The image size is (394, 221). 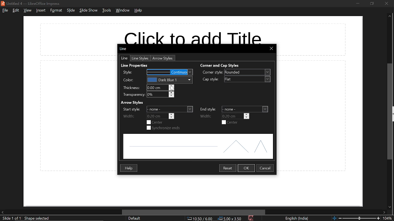 I want to click on move up, so click(x=390, y=16).